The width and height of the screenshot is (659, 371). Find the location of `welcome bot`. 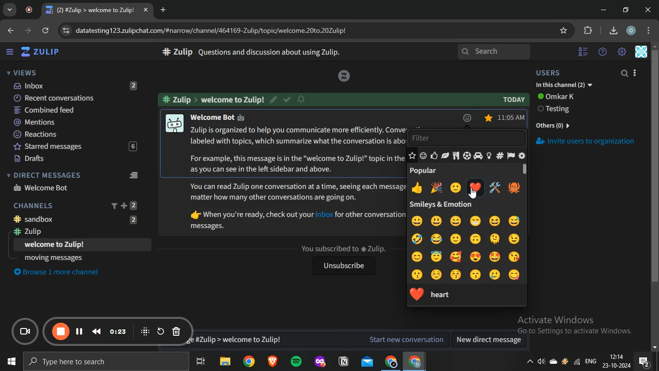

welcome bot is located at coordinates (224, 118).